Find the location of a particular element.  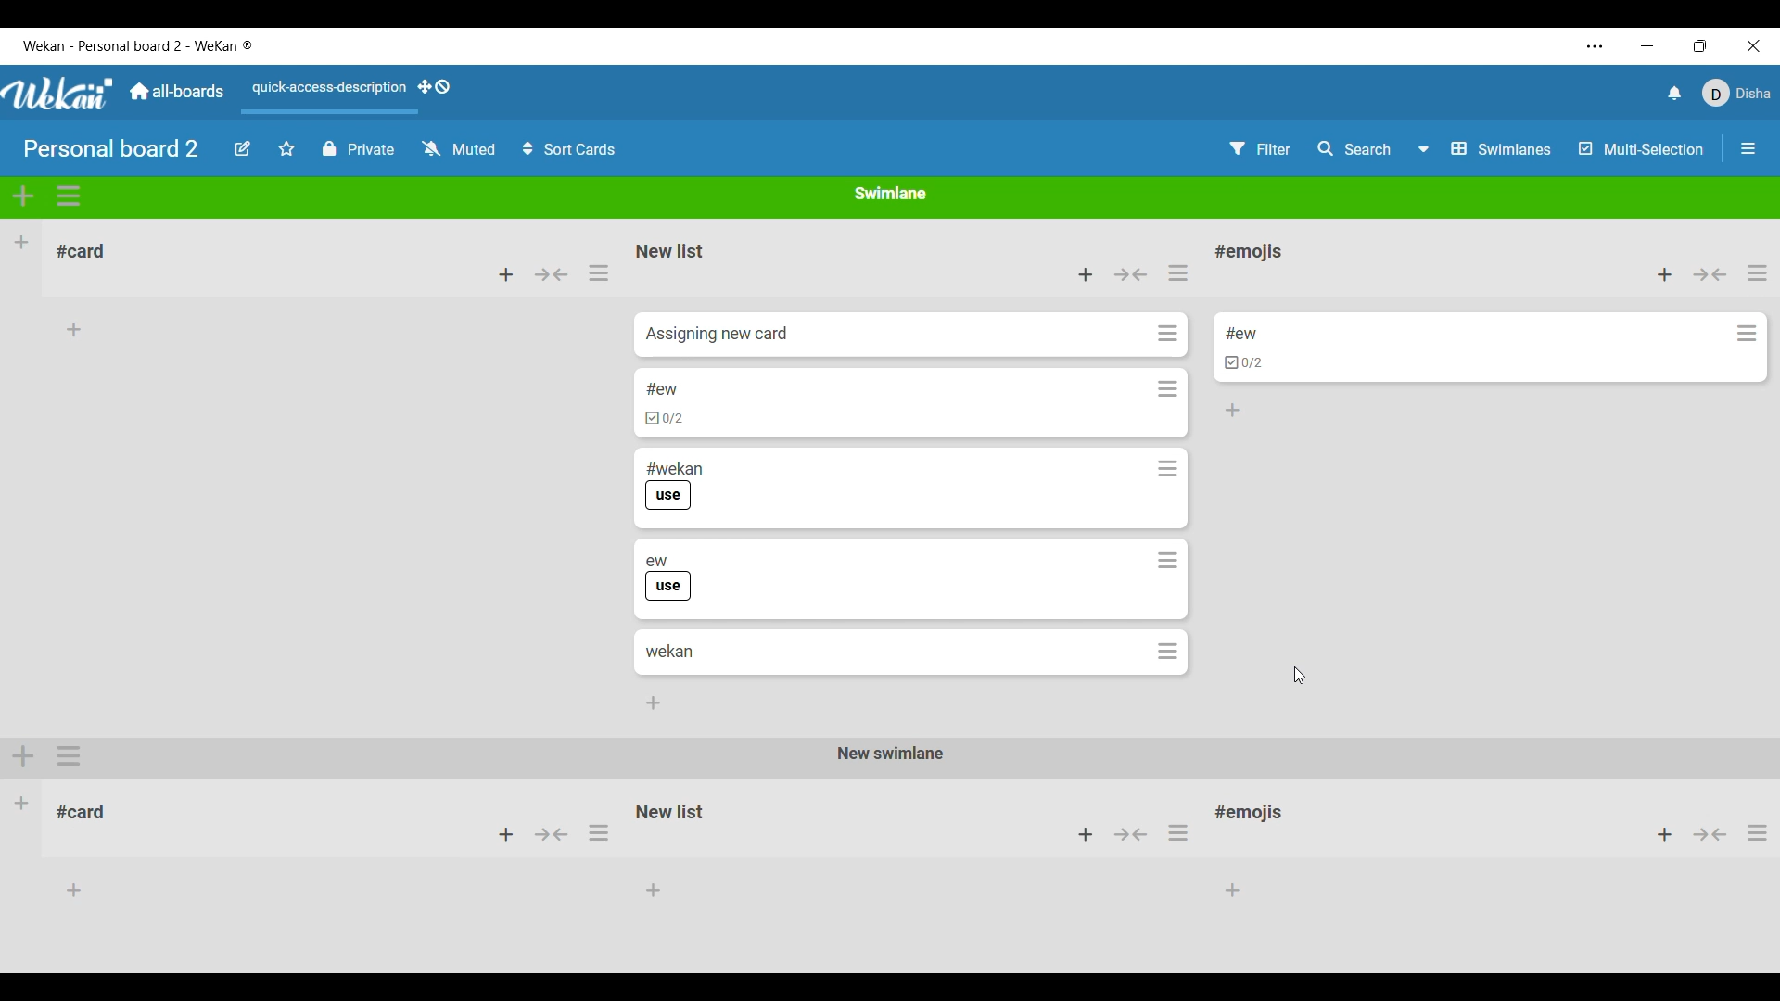

Add card to top of this list is located at coordinates (1086, 274).